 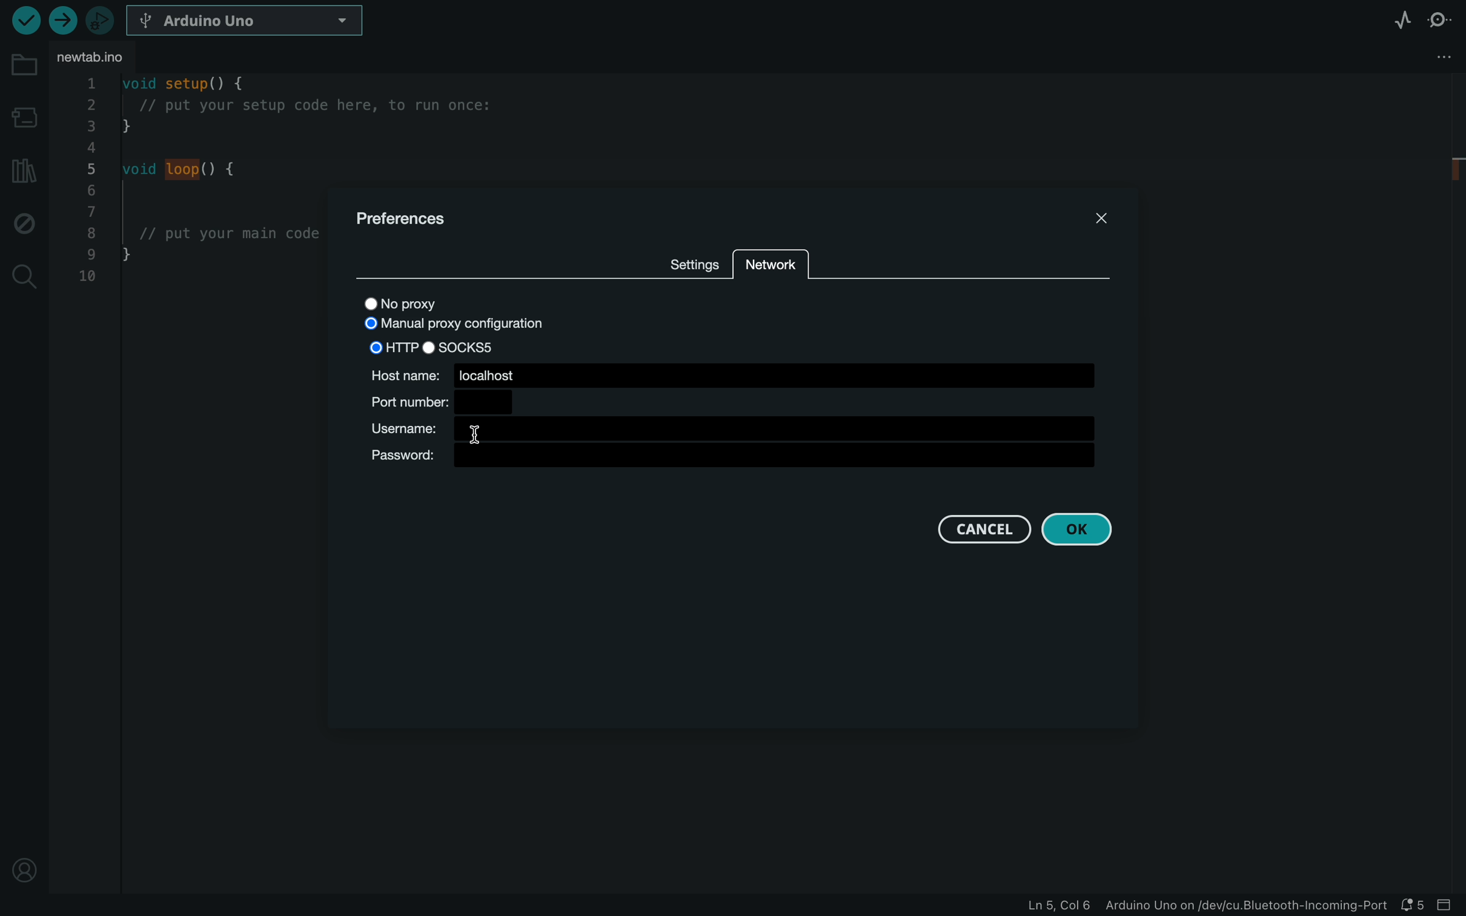 What do you see at coordinates (985, 529) in the screenshot?
I see `cancel` at bounding box center [985, 529].